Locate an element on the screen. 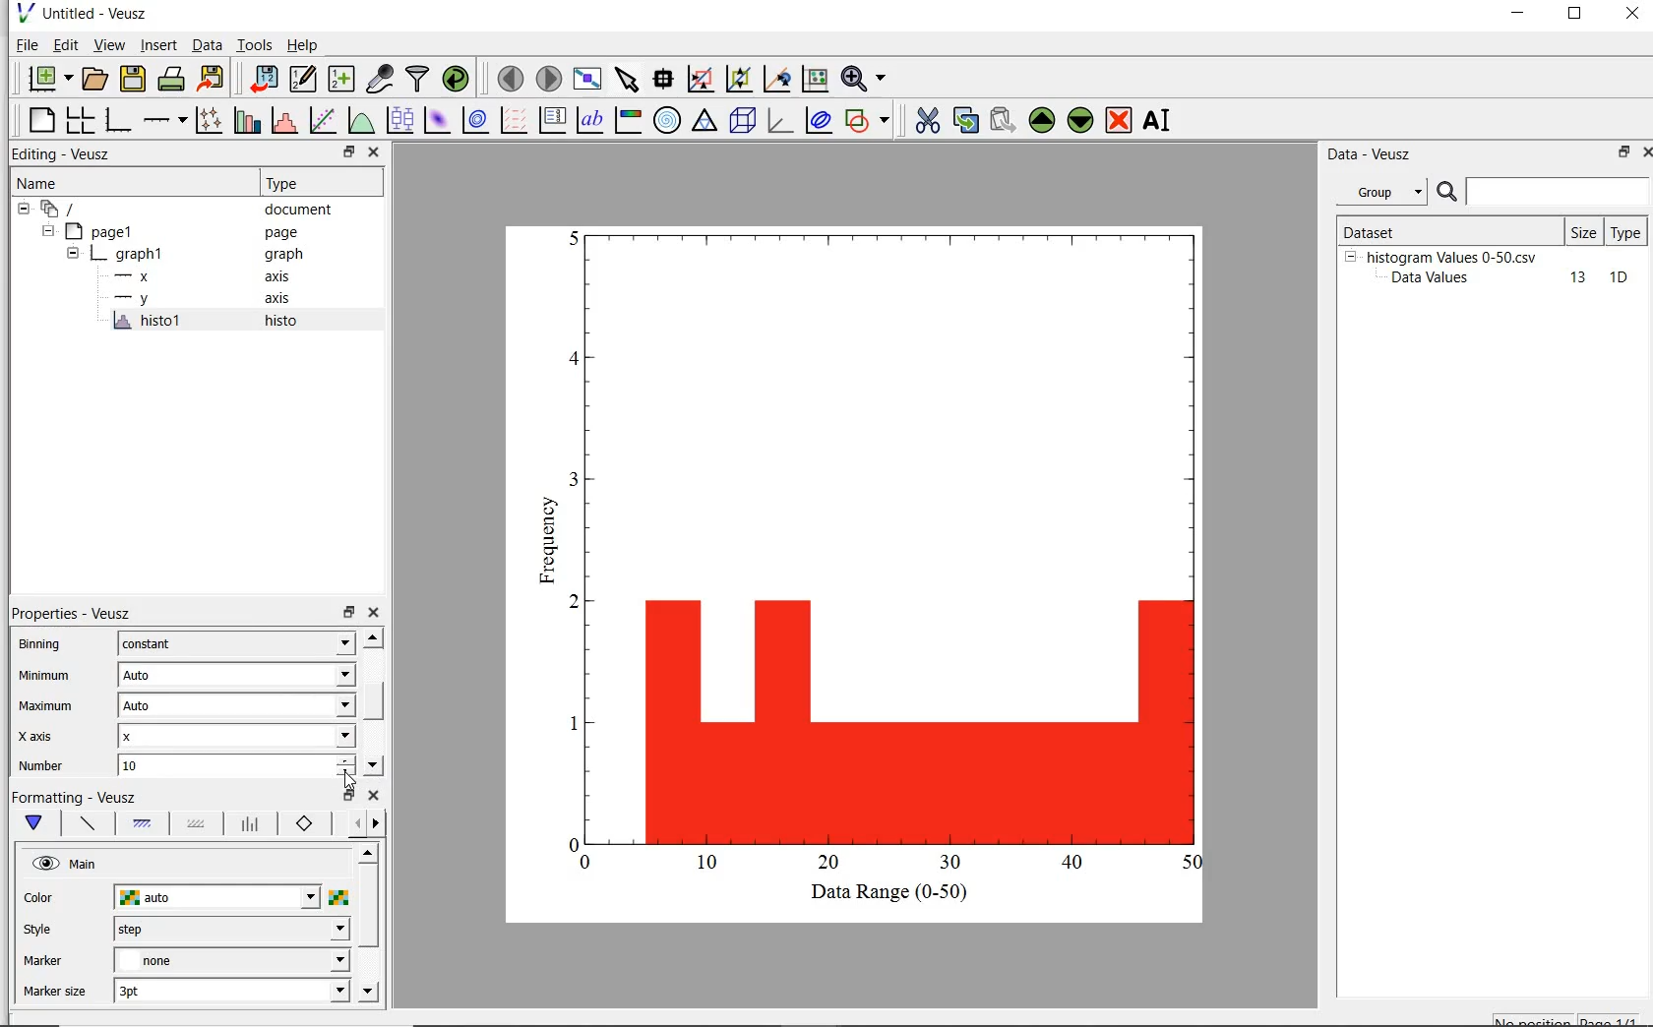 This screenshot has width=1653, height=1027. restore down is located at coordinates (1575, 16).